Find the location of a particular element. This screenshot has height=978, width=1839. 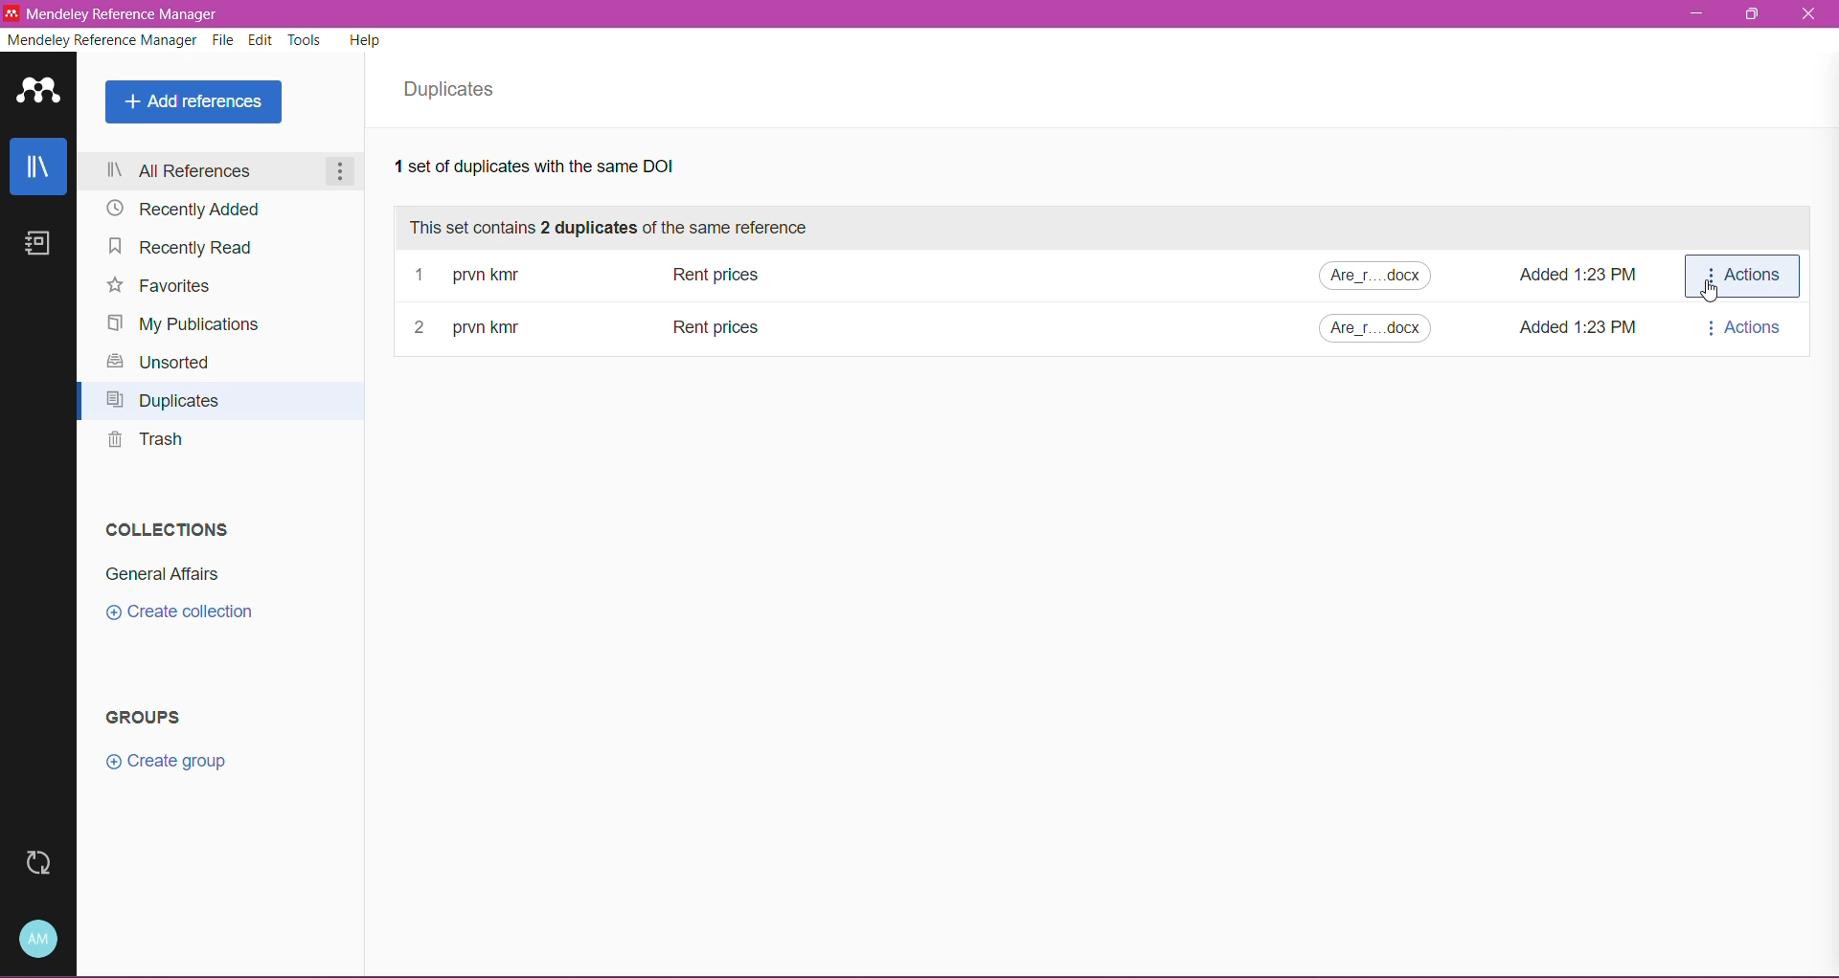

item number is located at coordinates (423, 328).